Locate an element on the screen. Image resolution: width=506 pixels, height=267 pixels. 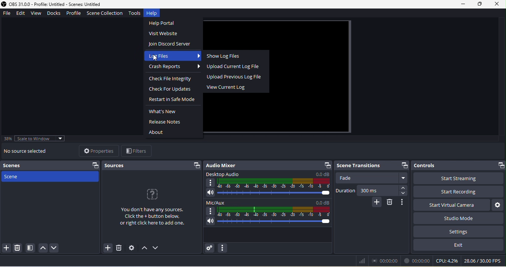
what's new is located at coordinates (163, 112).